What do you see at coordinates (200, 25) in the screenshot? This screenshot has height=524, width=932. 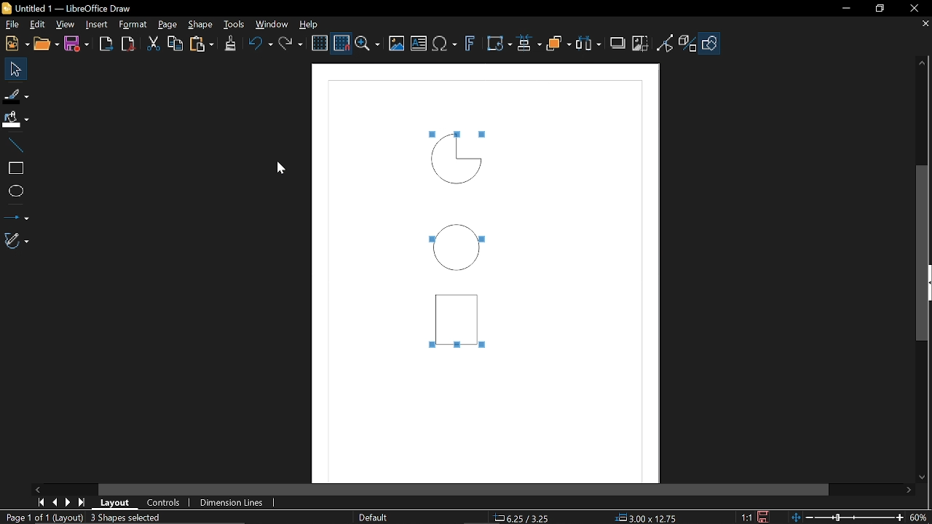 I see `Shape` at bounding box center [200, 25].